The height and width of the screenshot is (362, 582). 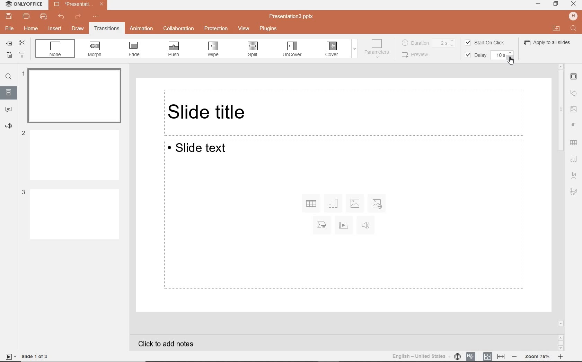 What do you see at coordinates (9, 78) in the screenshot?
I see `find` at bounding box center [9, 78].